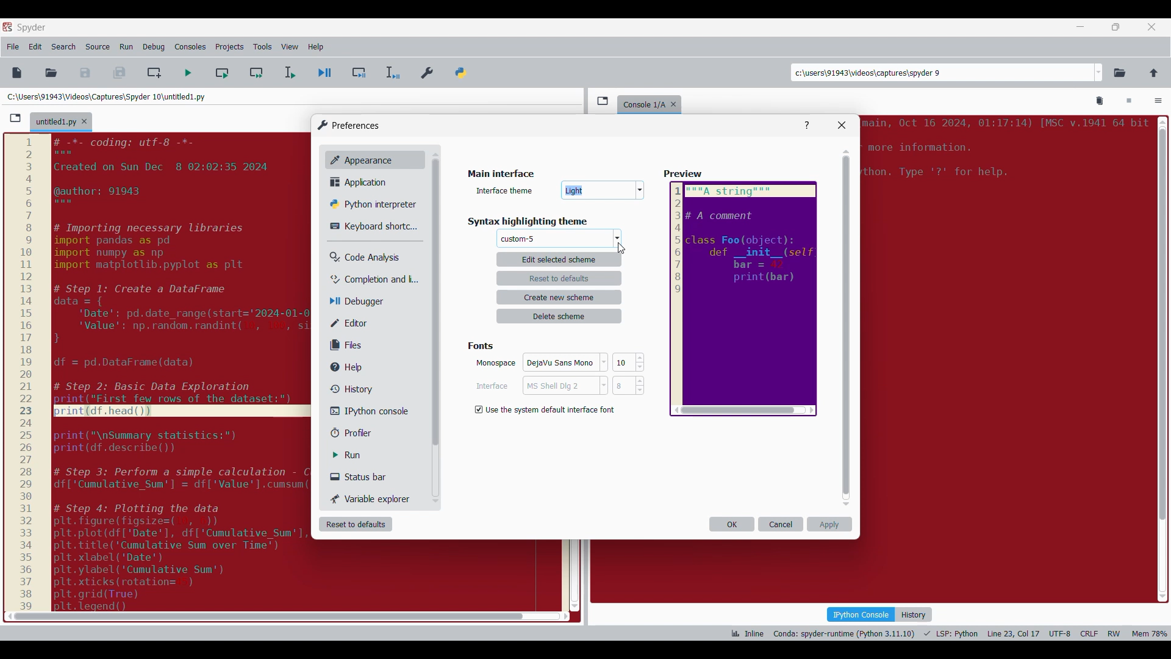 The width and height of the screenshot is (1171, 659). Describe the element at coordinates (732, 524) in the screenshot. I see `OK` at that location.